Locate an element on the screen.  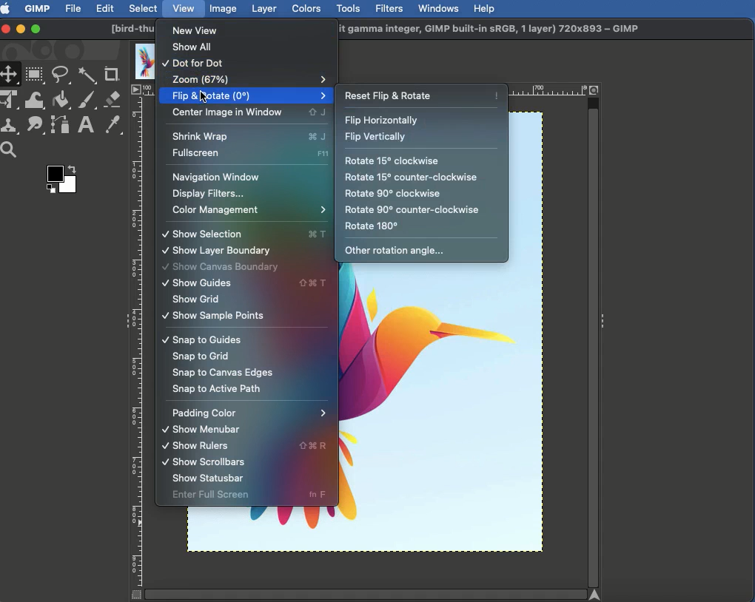
Windows is located at coordinates (437, 8).